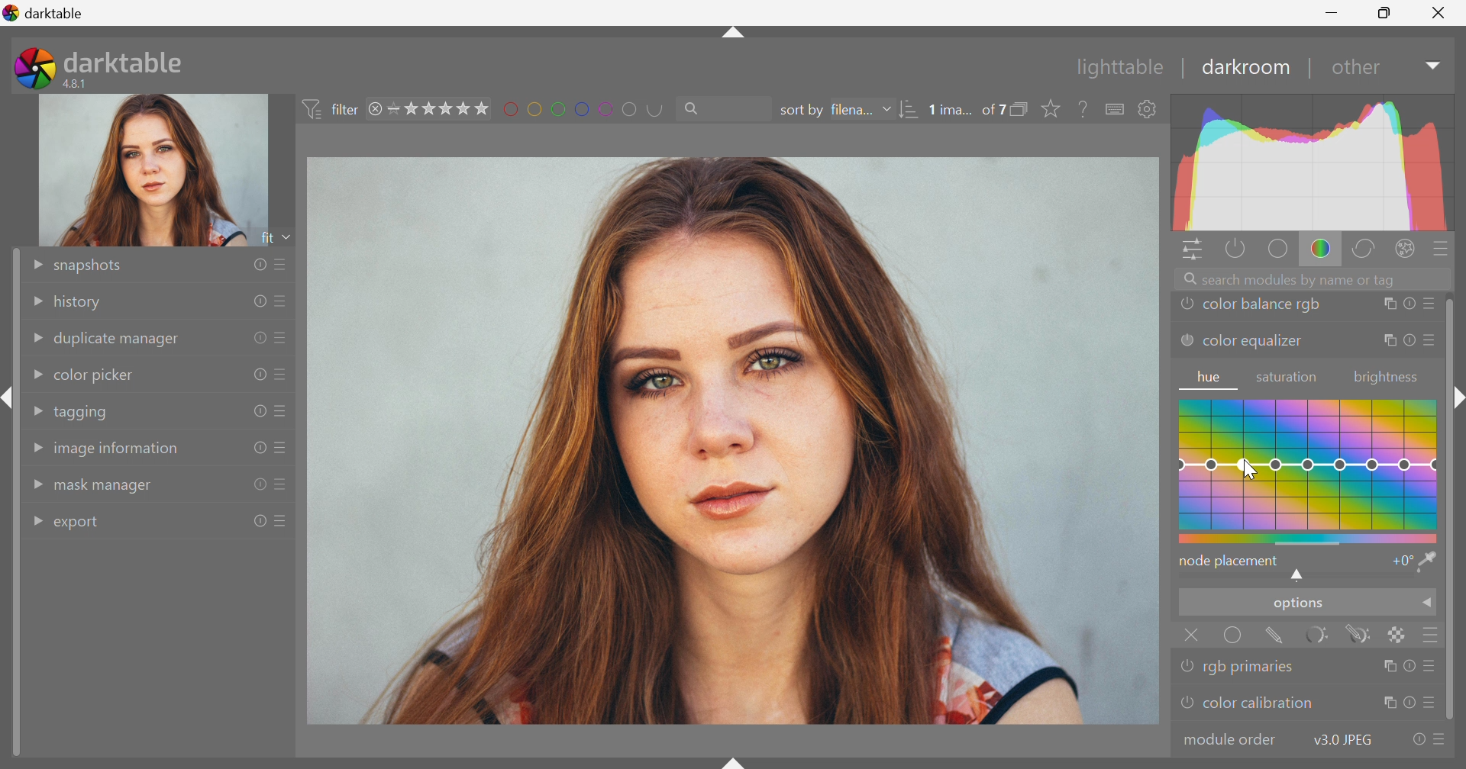 The image size is (1466, 769). Describe the element at coordinates (57, 13) in the screenshot. I see `darktable` at that location.